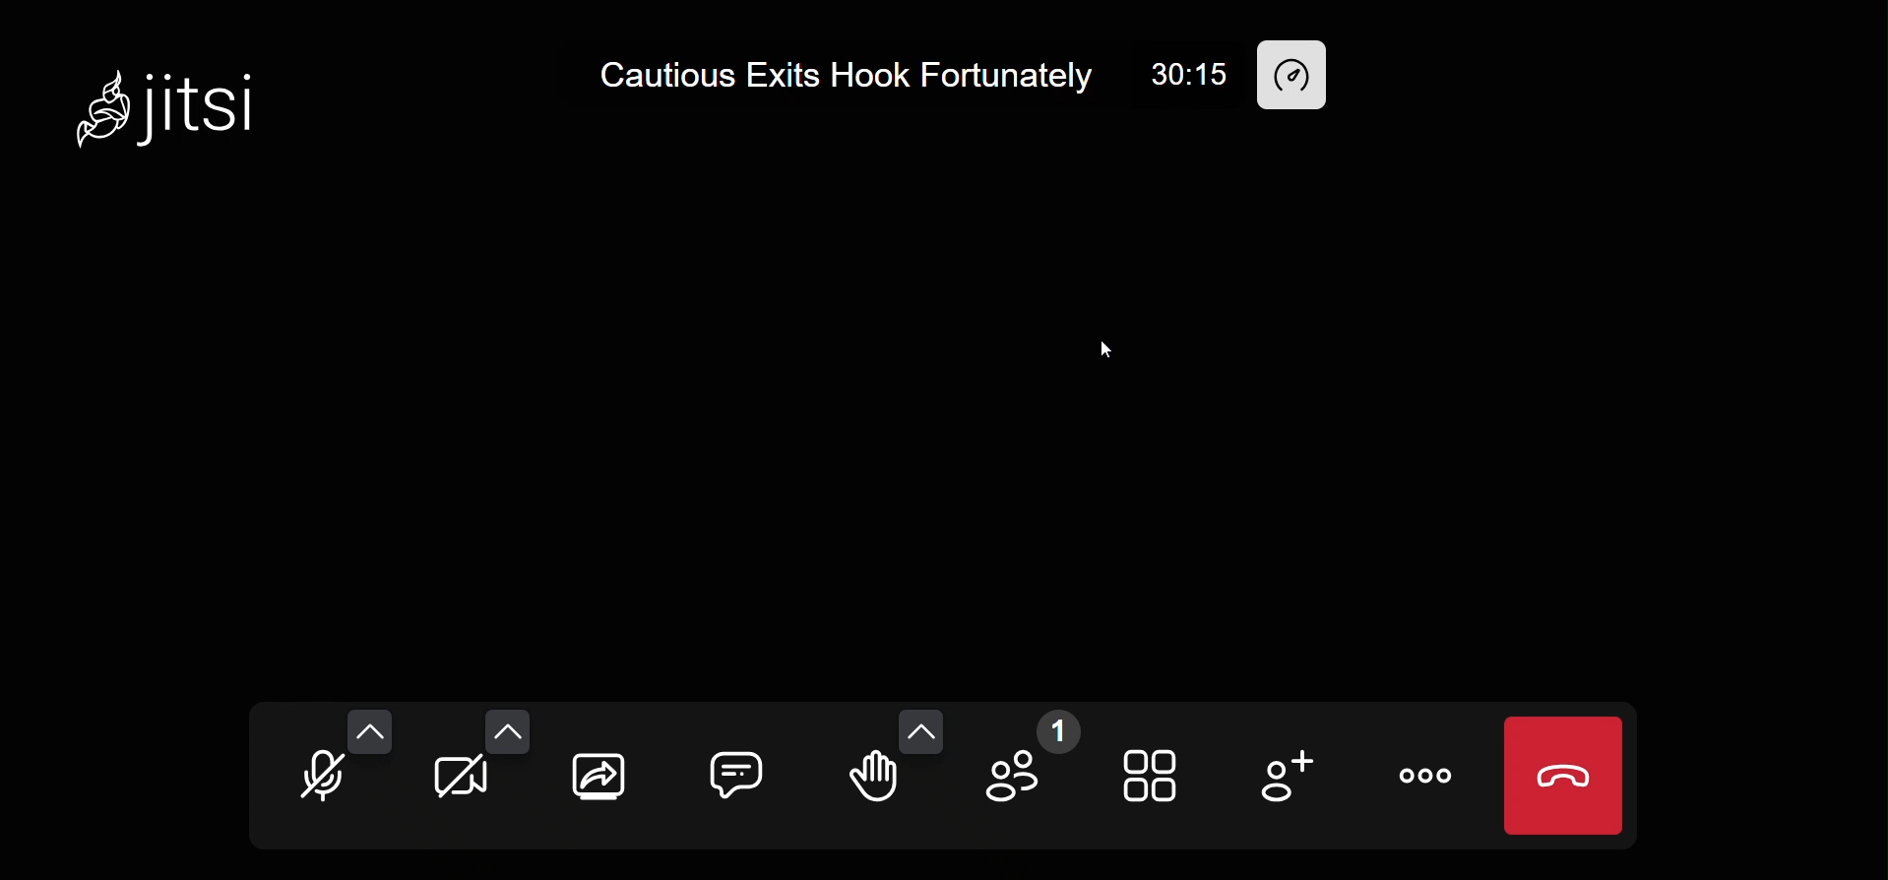 This screenshot has width=1888, height=880. I want to click on more audio option, so click(368, 726).